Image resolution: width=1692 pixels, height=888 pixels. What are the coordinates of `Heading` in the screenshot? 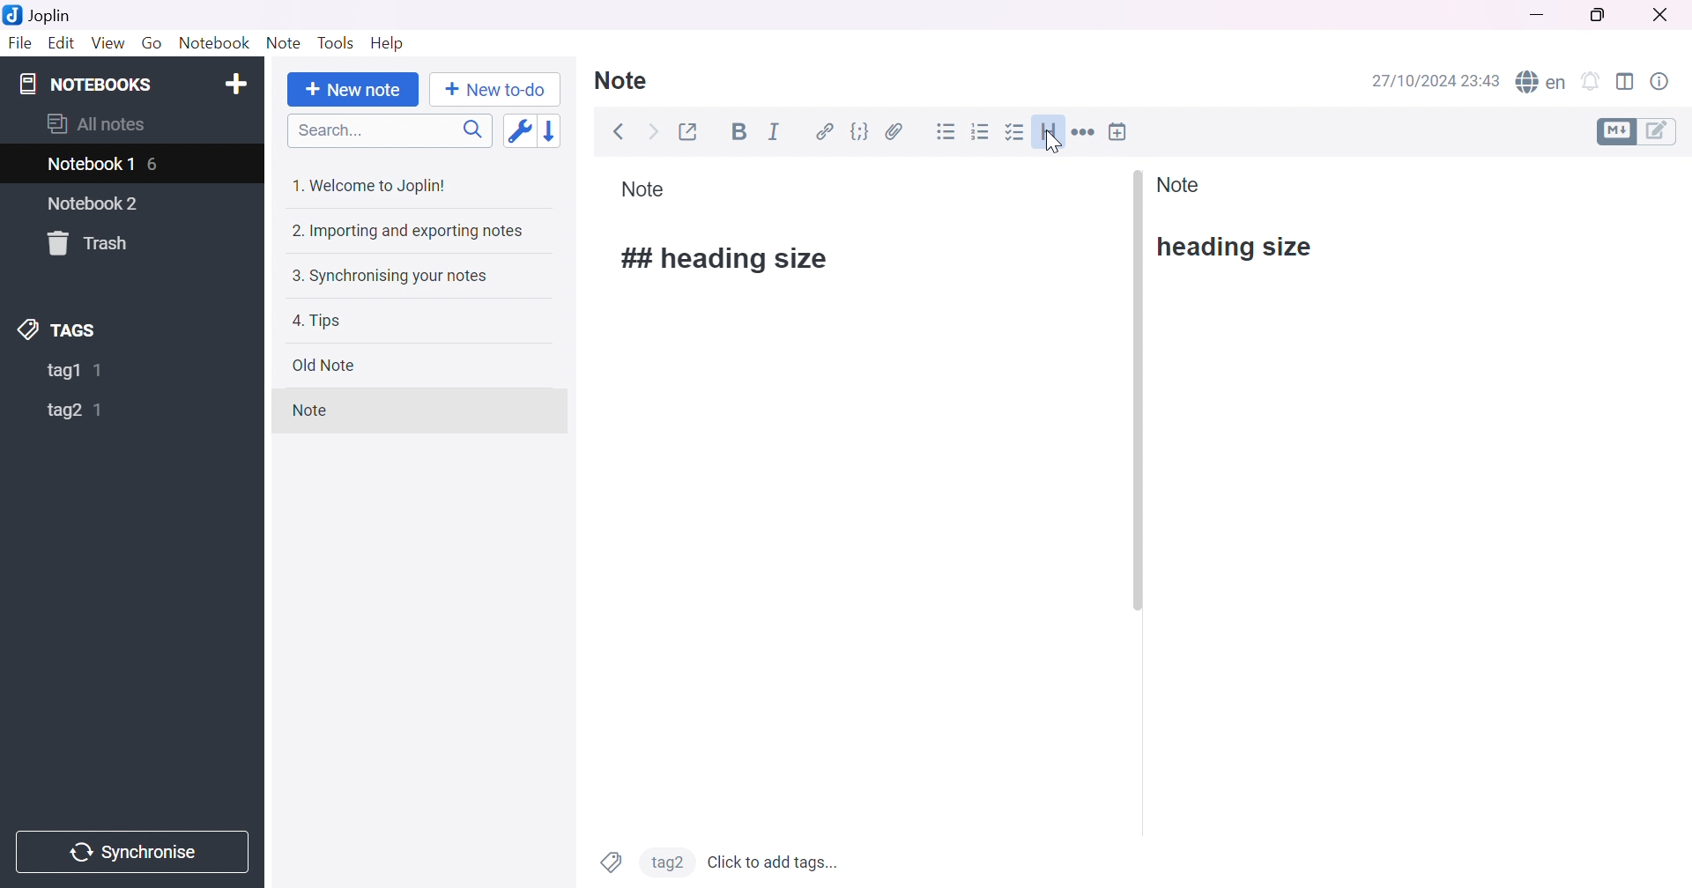 It's located at (1050, 132).